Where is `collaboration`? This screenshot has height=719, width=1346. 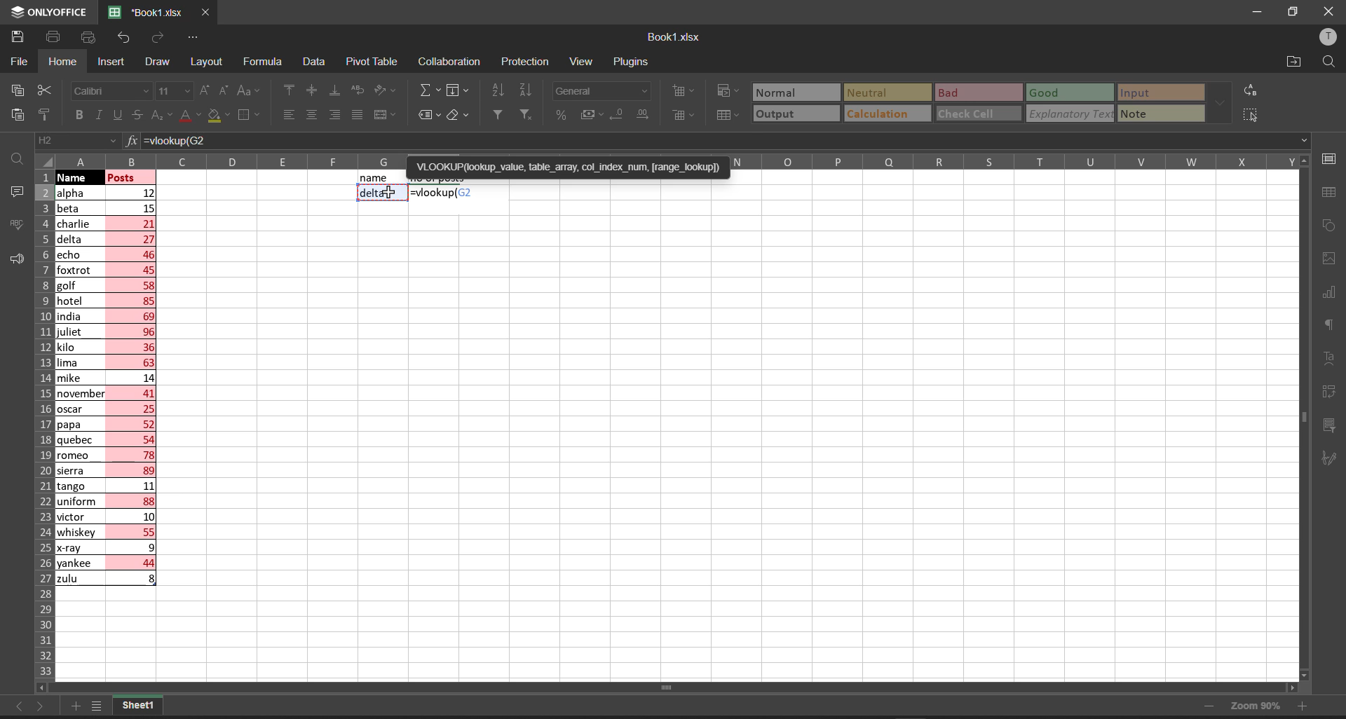 collaboration is located at coordinates (451, 61).